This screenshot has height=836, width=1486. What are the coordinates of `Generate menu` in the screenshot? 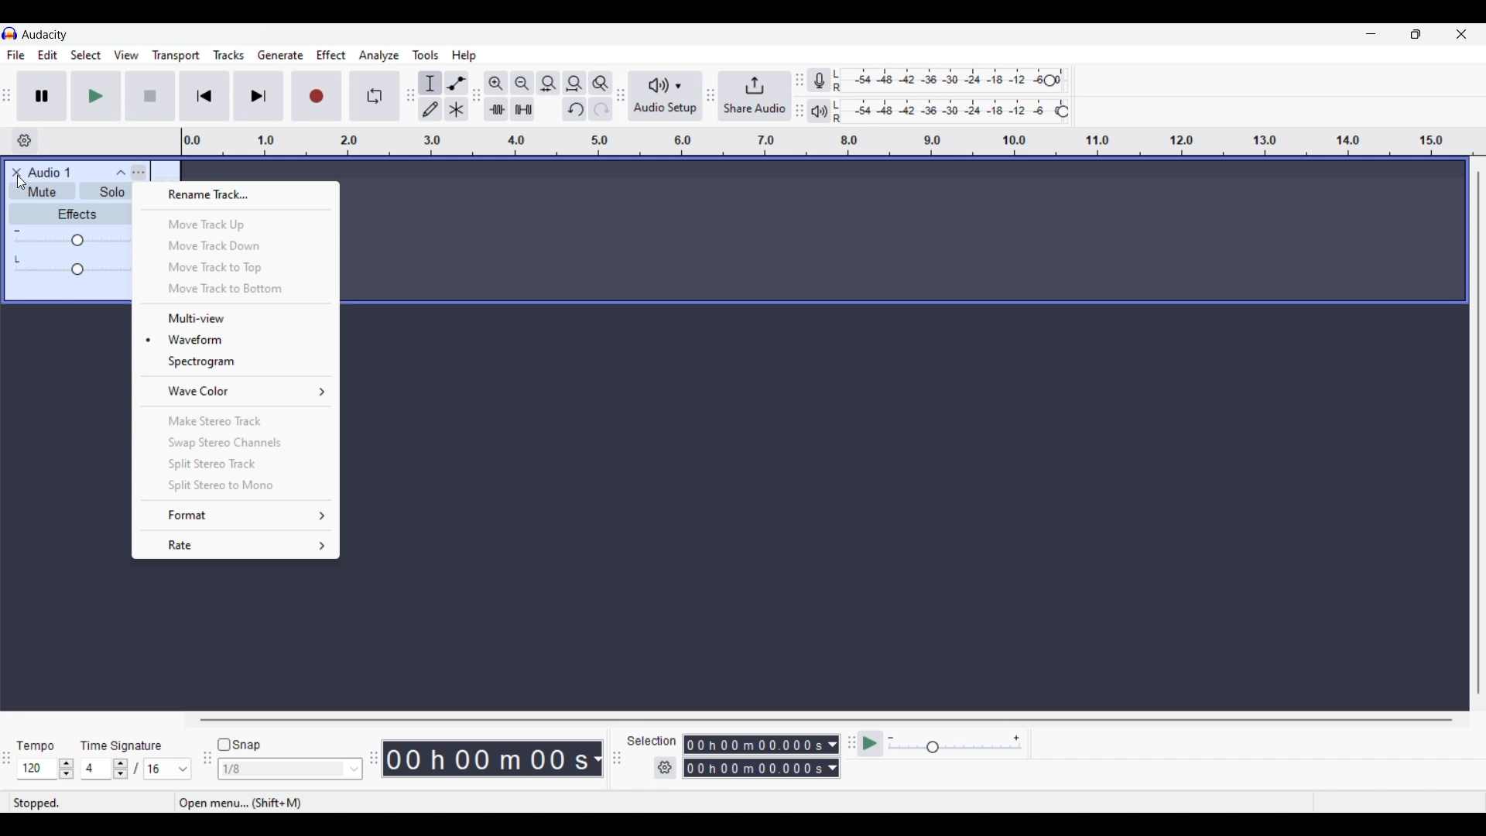 It's located at (280, 55).